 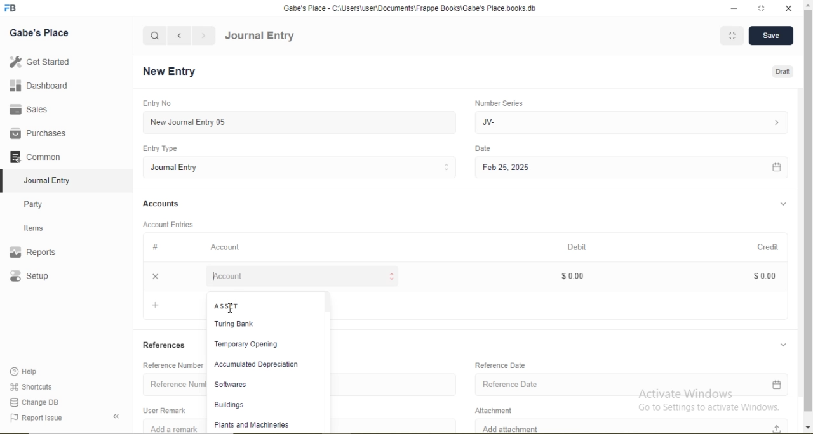 I want to click on Entry Type, so click(x=161, y=148).